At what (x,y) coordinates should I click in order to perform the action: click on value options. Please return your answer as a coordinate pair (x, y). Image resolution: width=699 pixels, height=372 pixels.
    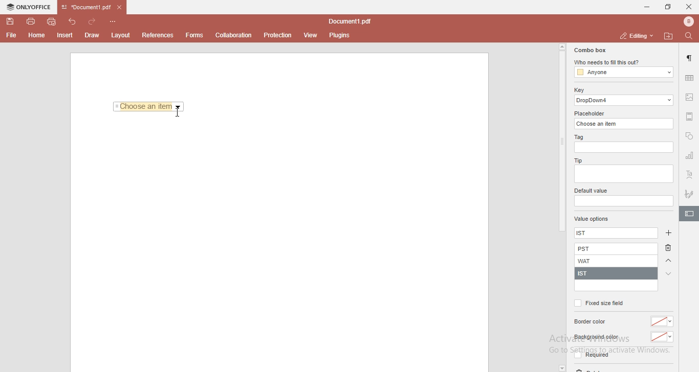
    Looking at the image, I should click on (592, 220).